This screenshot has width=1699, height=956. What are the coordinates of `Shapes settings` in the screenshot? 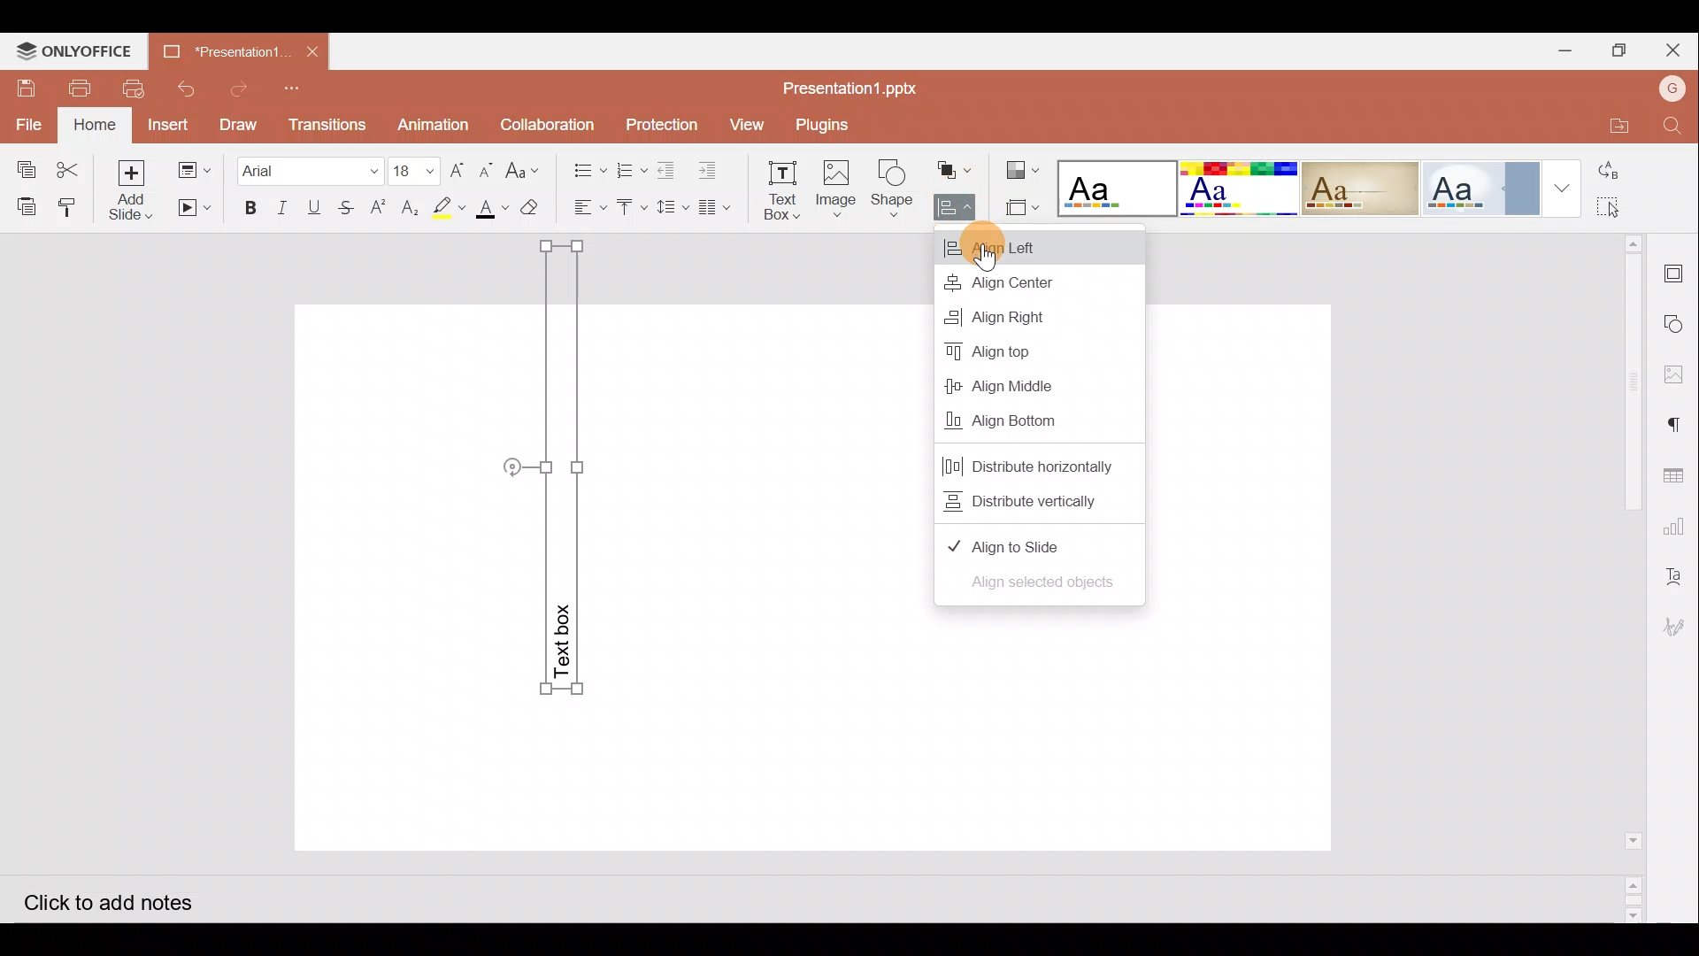 It's located at (1678, 326).